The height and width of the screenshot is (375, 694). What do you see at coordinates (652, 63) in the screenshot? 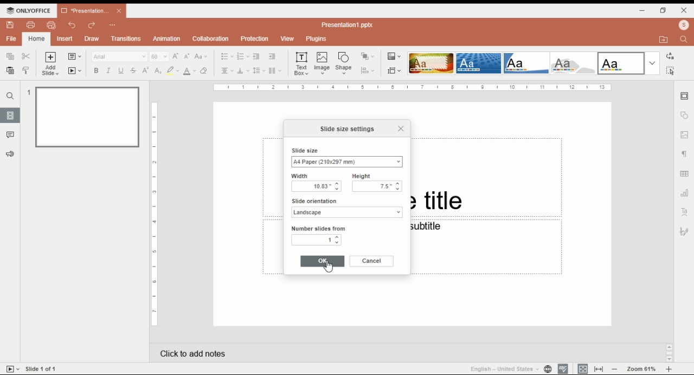
I see `more slide theme options` at bounding box center [652, 63].